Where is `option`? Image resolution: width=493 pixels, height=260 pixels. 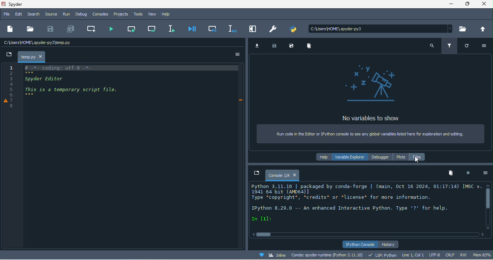
option is located at coordinates (237, 55).